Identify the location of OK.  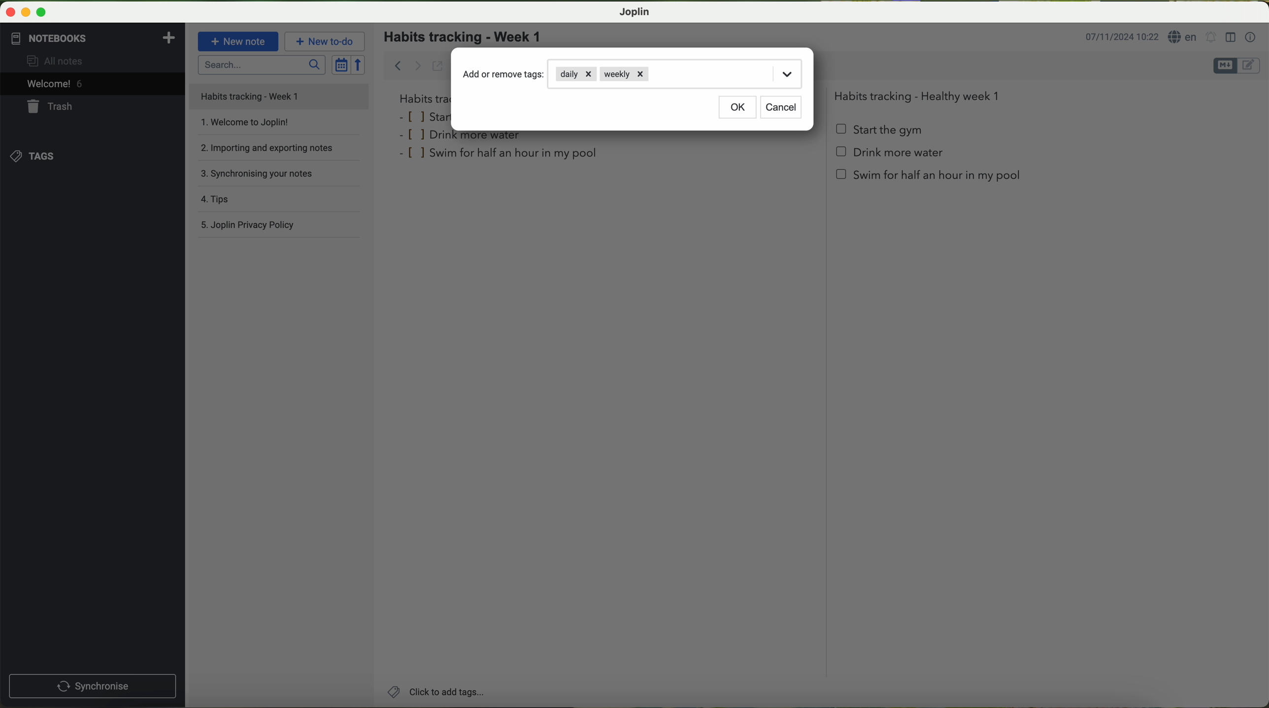
(738, 108).